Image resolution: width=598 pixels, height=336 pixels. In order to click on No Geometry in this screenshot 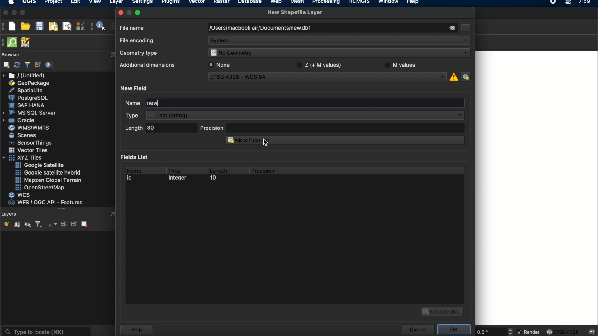, I will do `click(338, 54)`.